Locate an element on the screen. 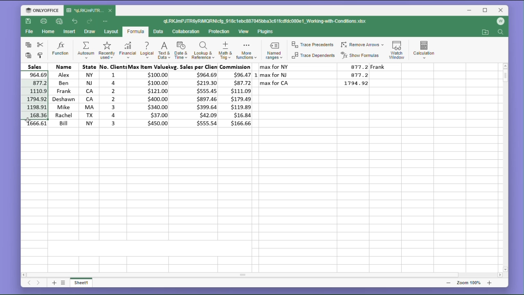 Image resolution: width=524 pixels, height=295 pixels. currently selected cells is located at coordinates (35, 95).